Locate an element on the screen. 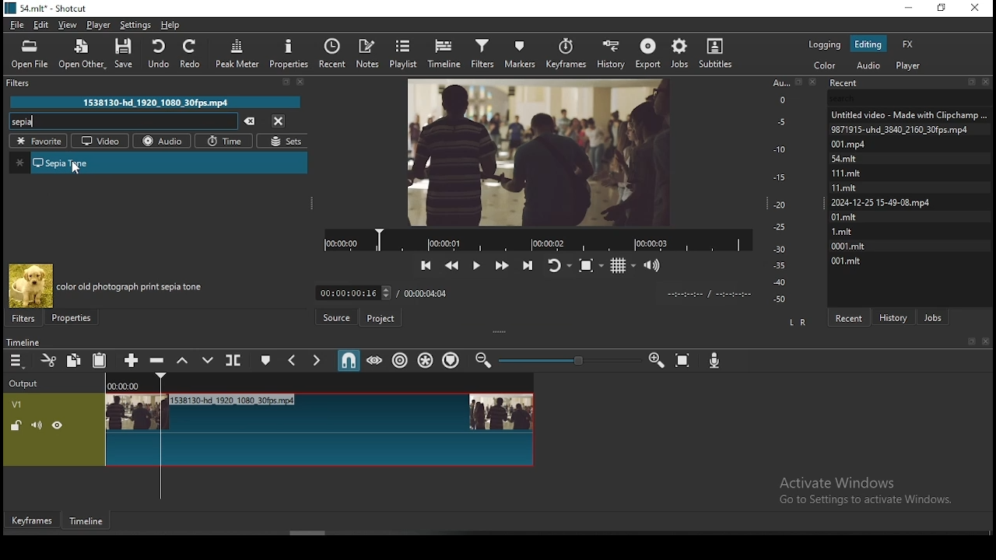 This screenshot has width=996, height=560. logging is located at coordinates (826, 44).